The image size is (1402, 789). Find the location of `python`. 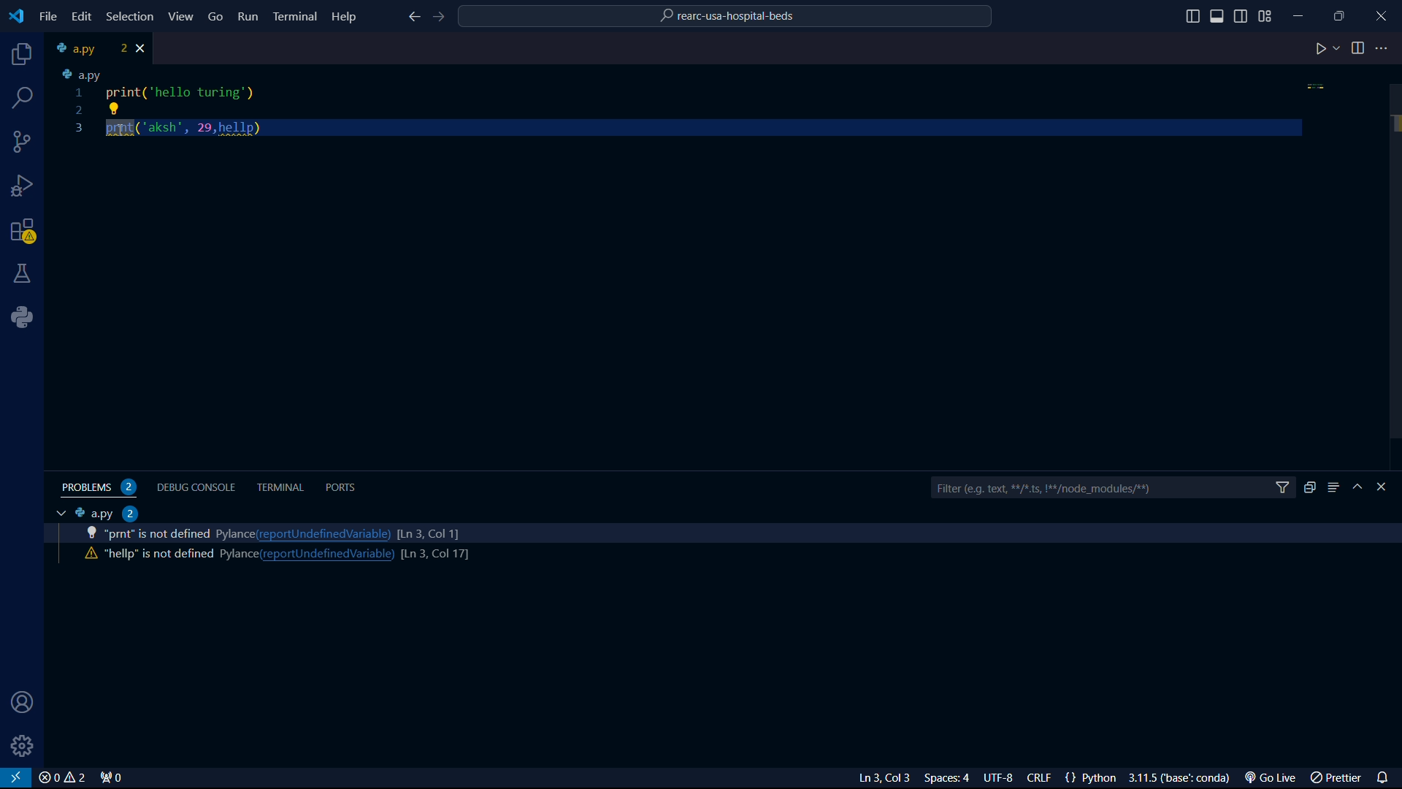

python is located at coordinates (27, 317).